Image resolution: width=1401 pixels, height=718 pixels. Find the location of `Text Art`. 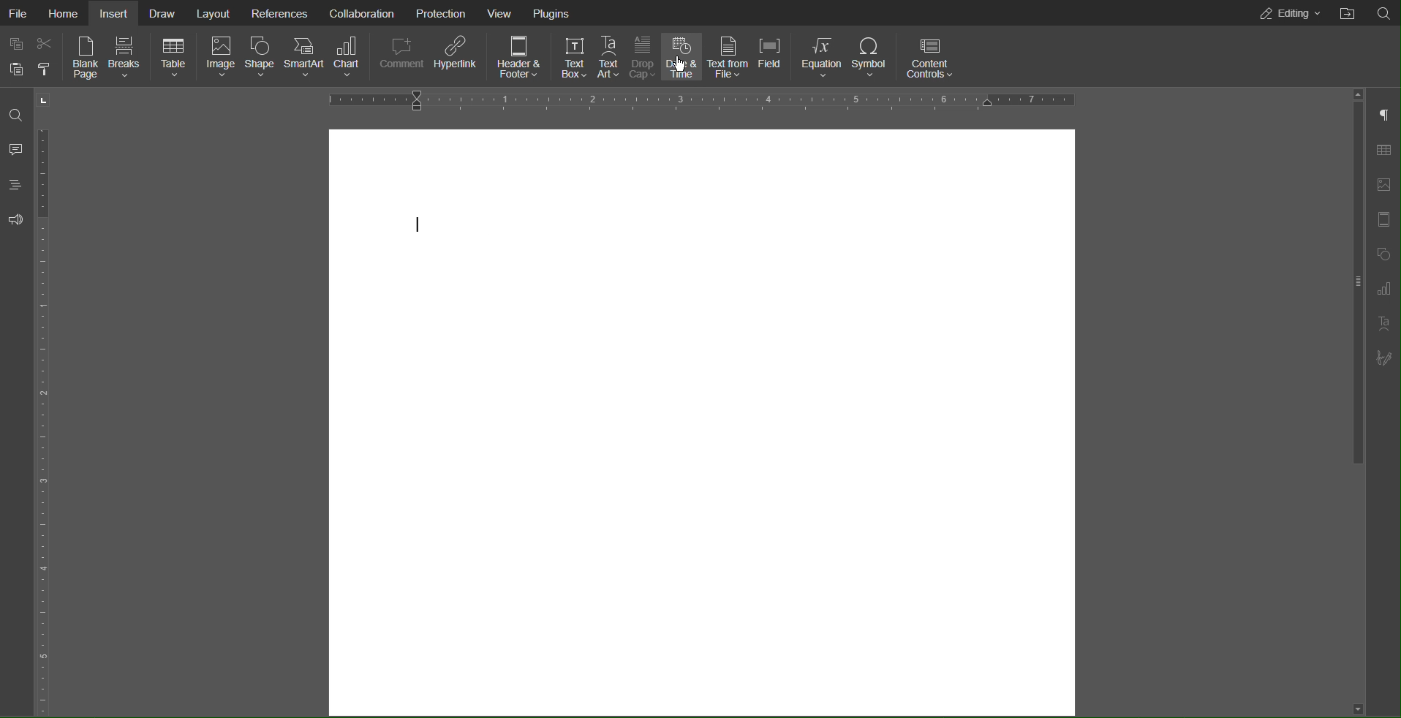

Text Art is located at coordinates (610, 55).